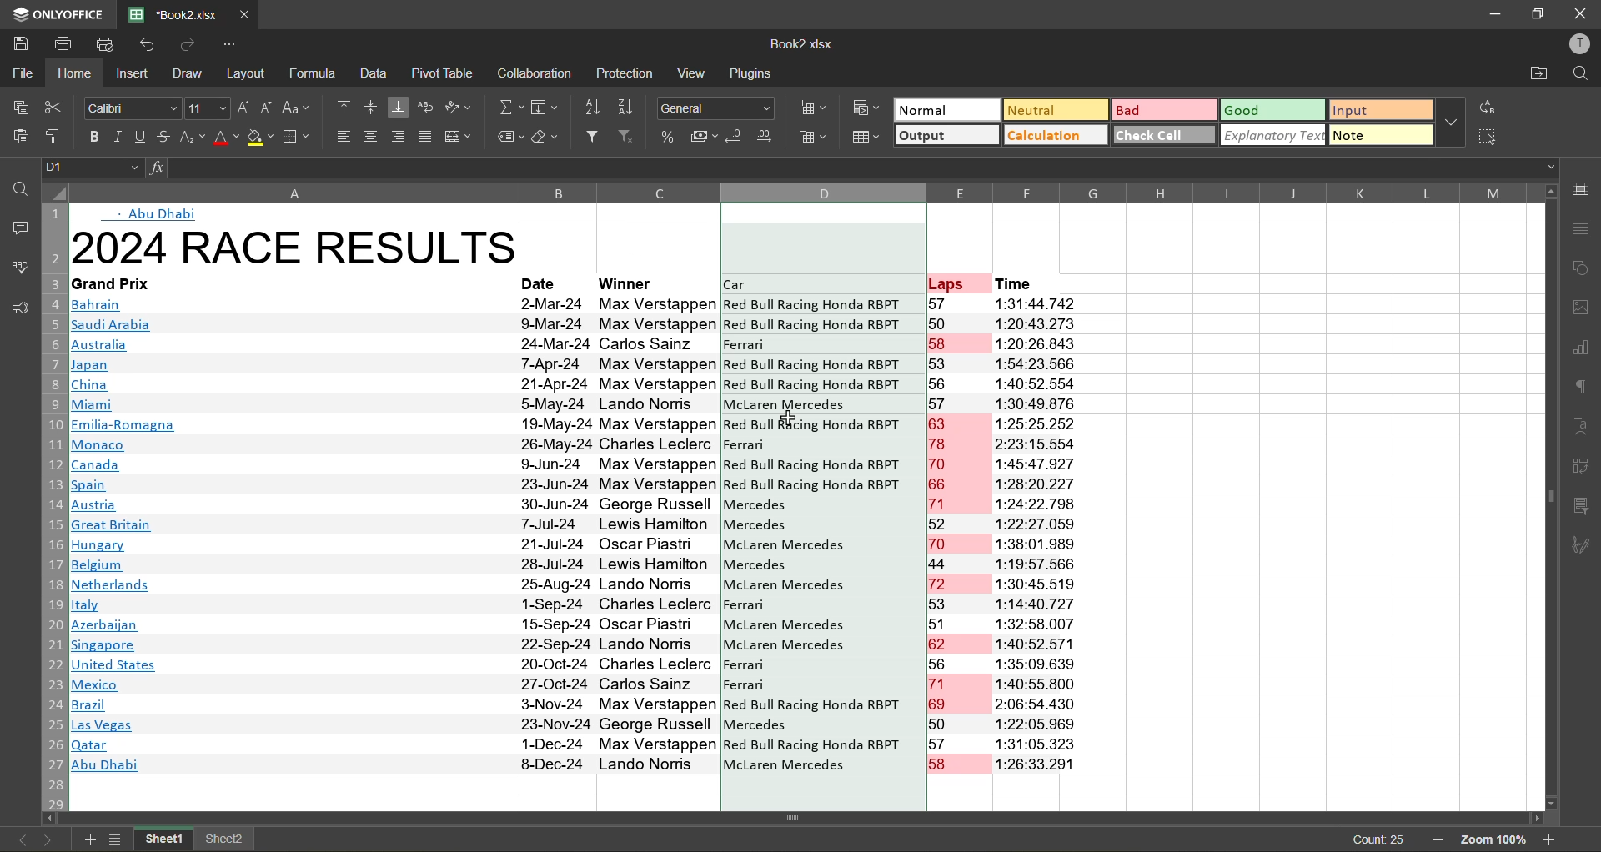 This screenshot has width=1601, height=852. Describe the element at coordinates (577, 624) in the screenshot. I see `Wl Azerbaijan 15-Sep-24 Oscar Piastri McLaren Mercedes 51 1:32:58.007` at that location.